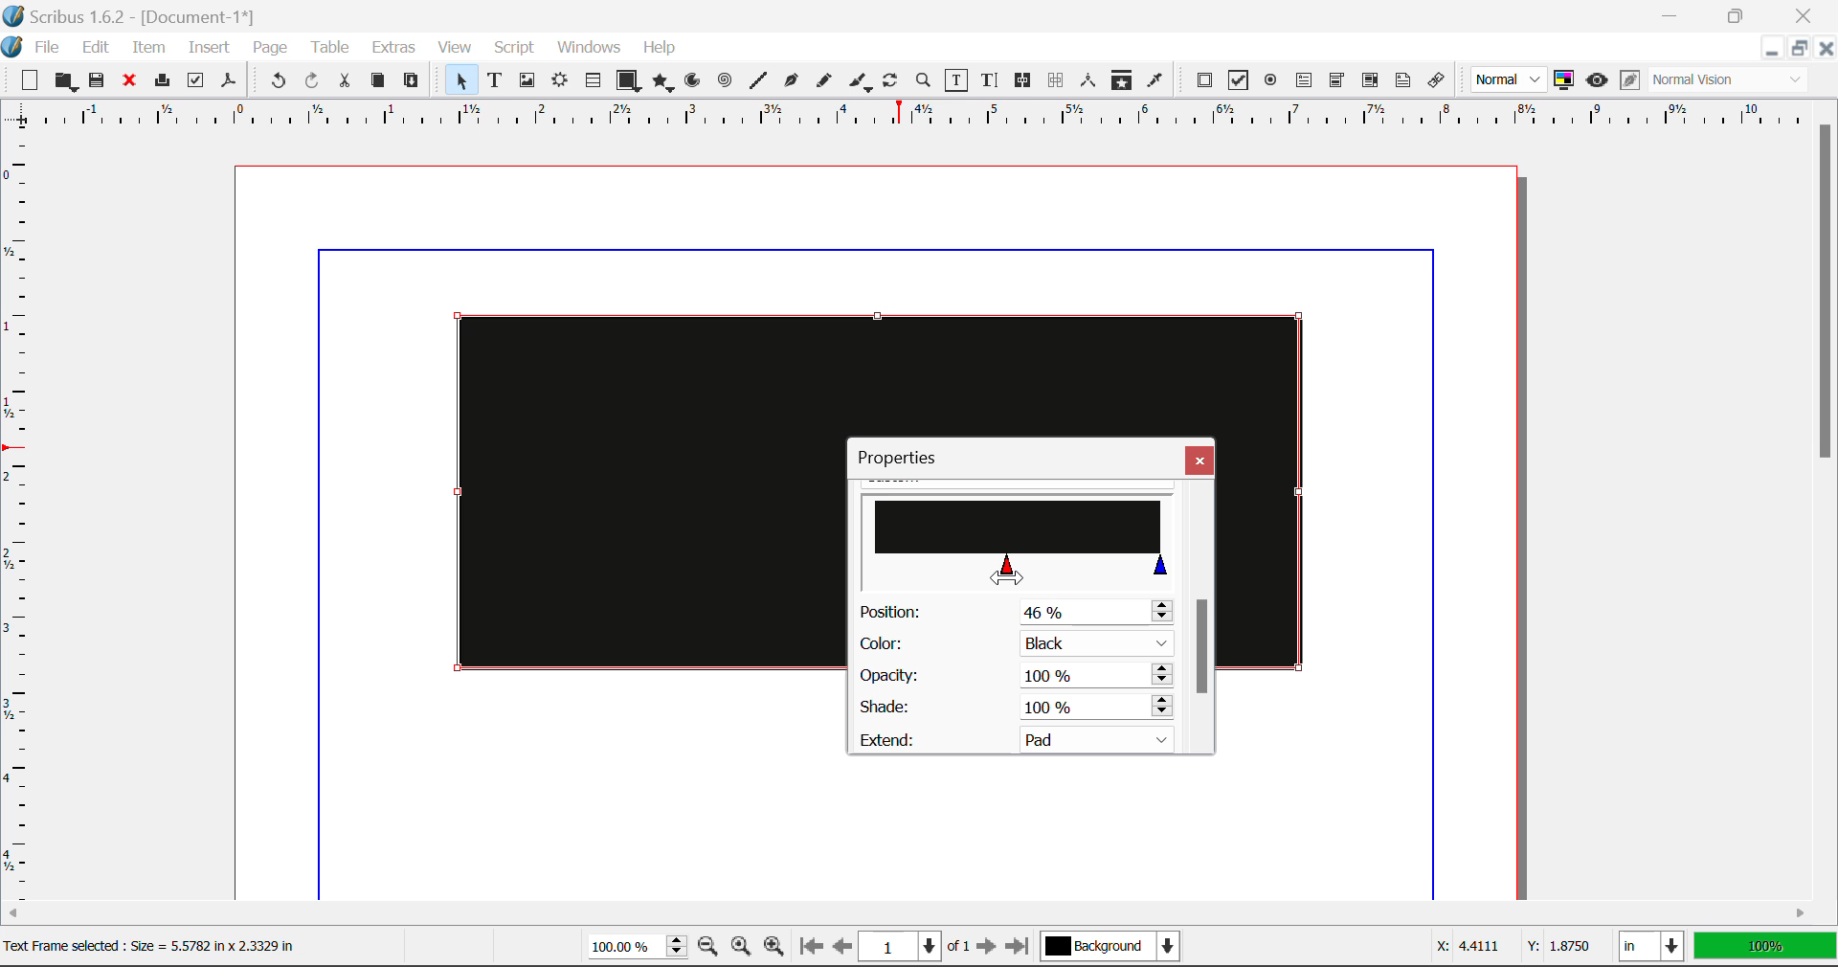  Describe the element at coordinates (660, 48) in the screenshot. I see `Help` at that location.